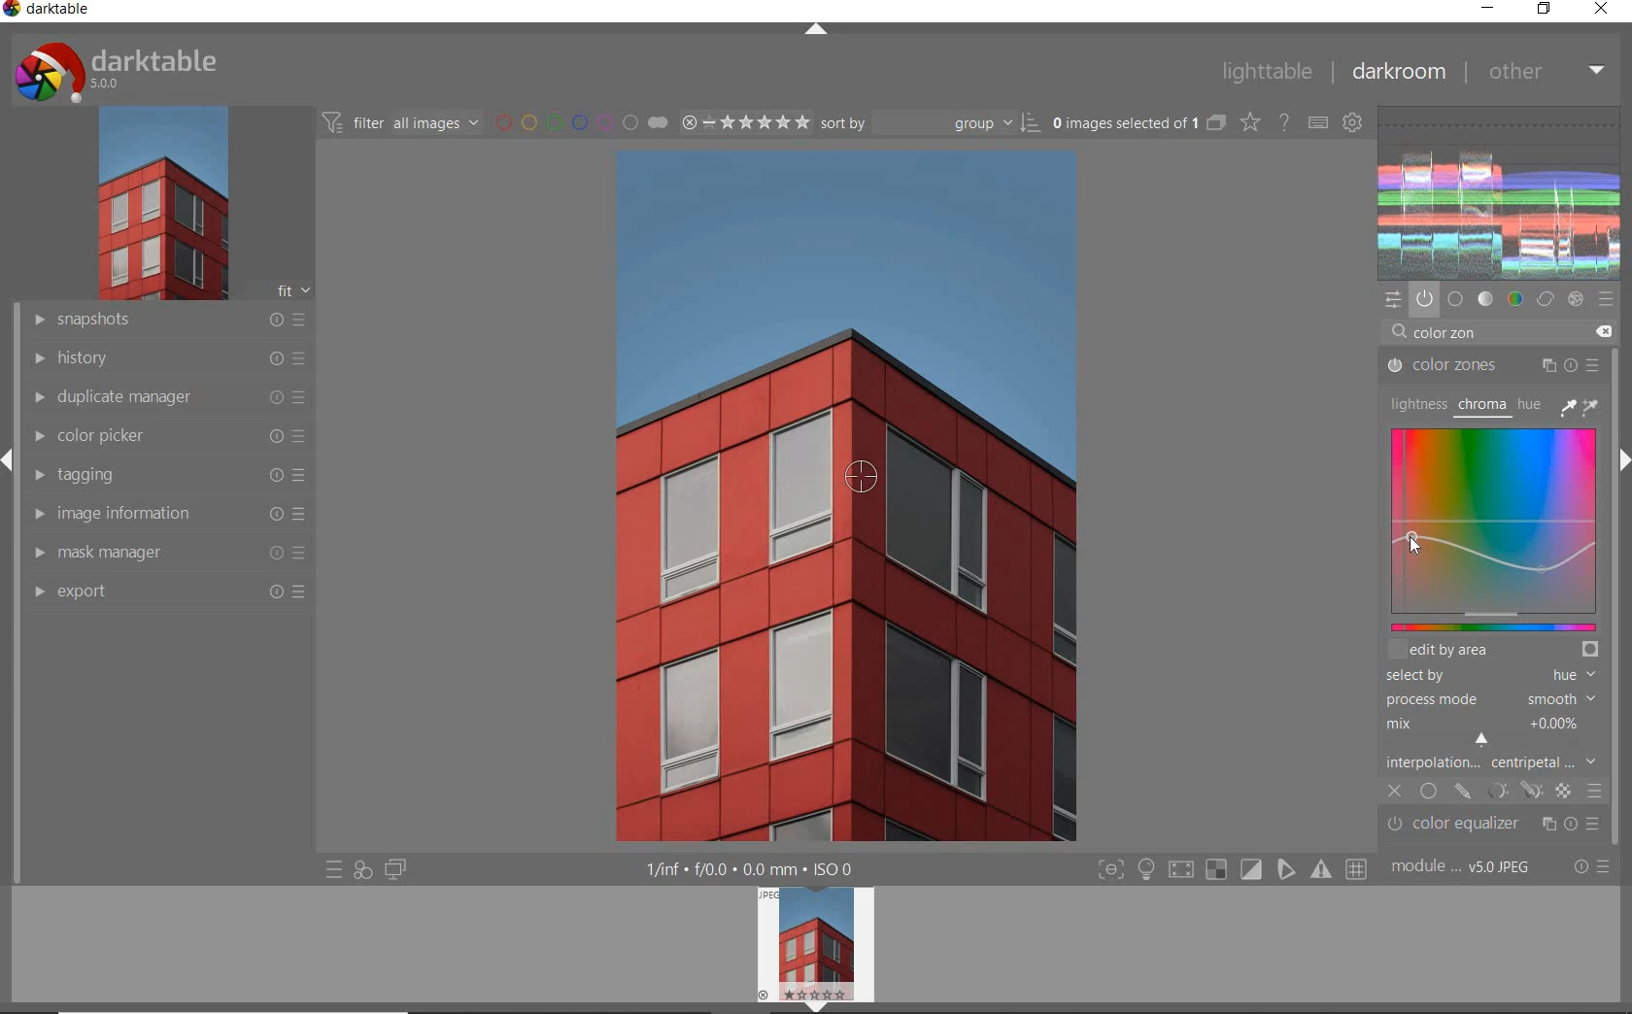 Image resolution: width=1632 pixels, height=1014 pixels. Describe the element at coordinates (166, 439) in the screenshot. I see `color picker` at that location.